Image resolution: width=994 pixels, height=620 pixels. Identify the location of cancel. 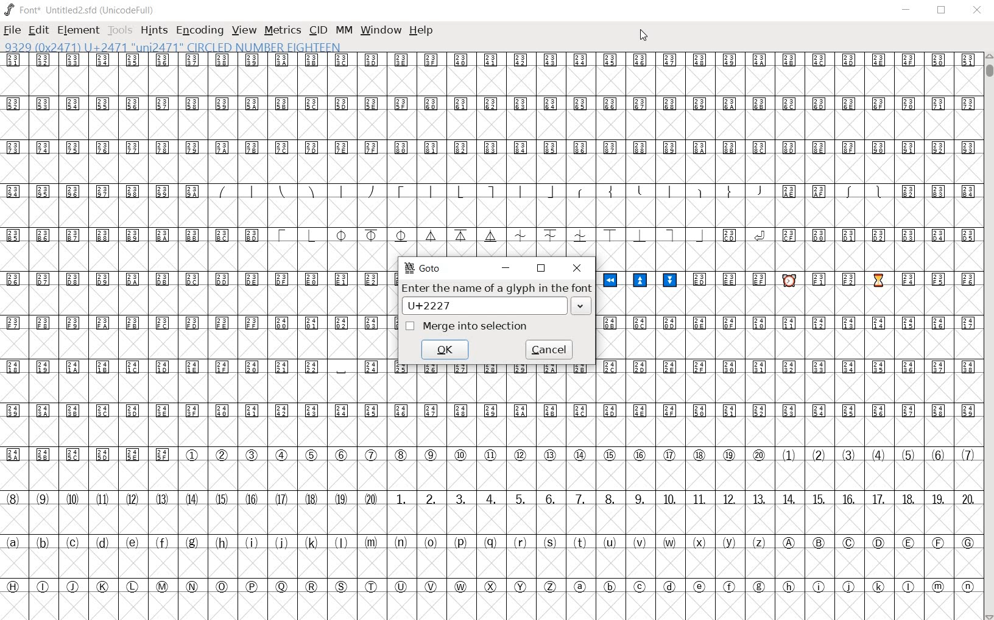
(551, 350).